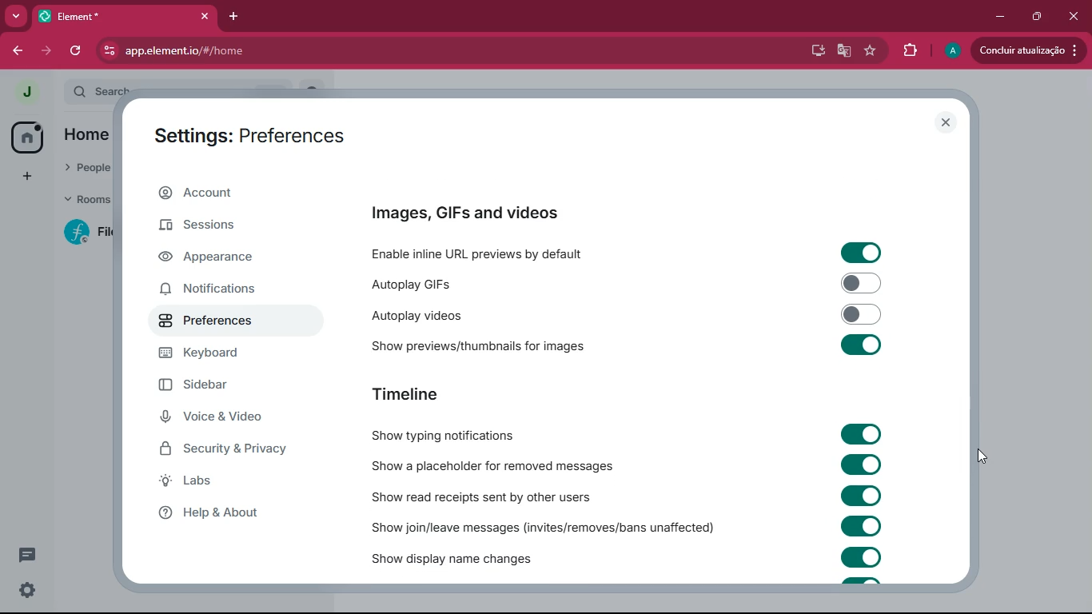 Image resolution: width=1092 pixels, height=614 pixels. What do you see at coordinates (862, 496) in the screenshot?
I see `toggle on/off` at bounding box center [862, 496].